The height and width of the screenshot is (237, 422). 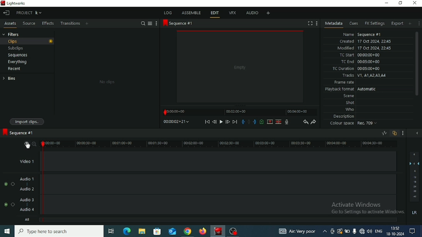 I want to click on Audio 3, so click(x=27, y=199).